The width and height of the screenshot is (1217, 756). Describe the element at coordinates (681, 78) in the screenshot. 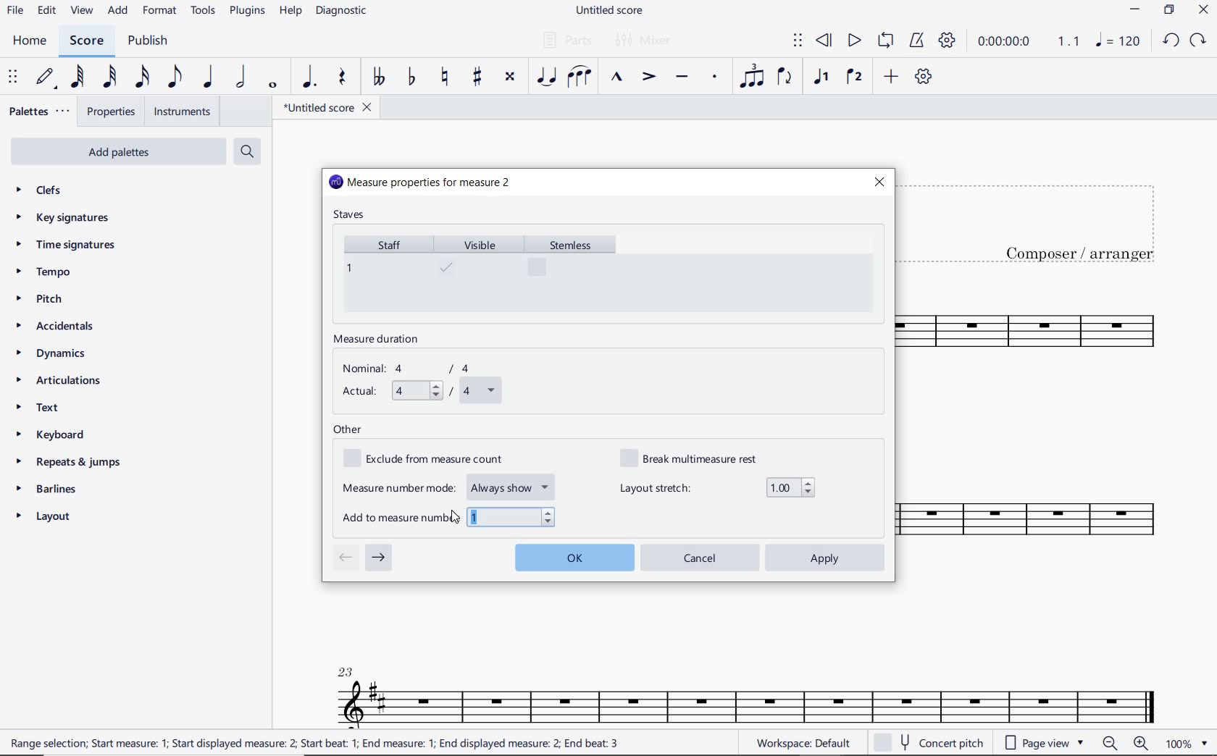

I see `TENUTO` at that location.